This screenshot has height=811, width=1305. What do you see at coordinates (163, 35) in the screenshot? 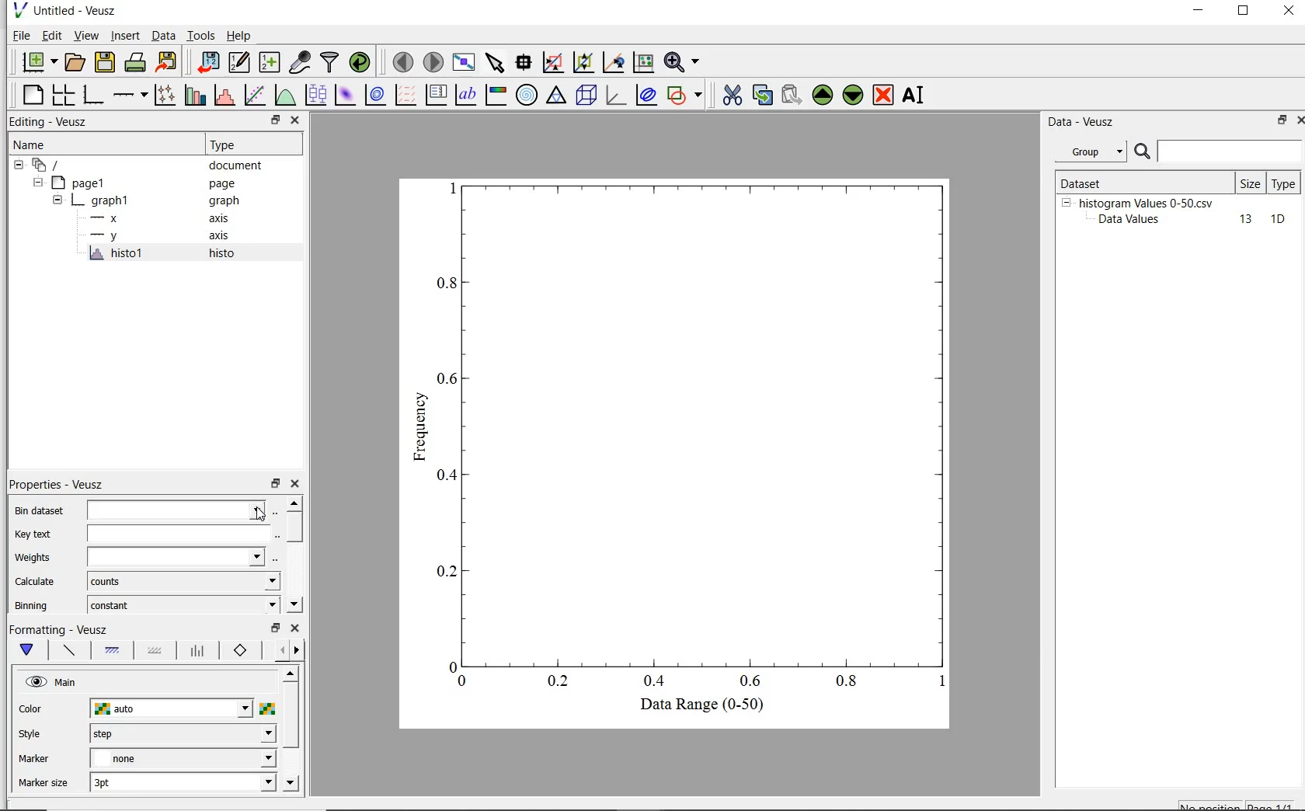
I see `Data` at bounding box center [163, 35].